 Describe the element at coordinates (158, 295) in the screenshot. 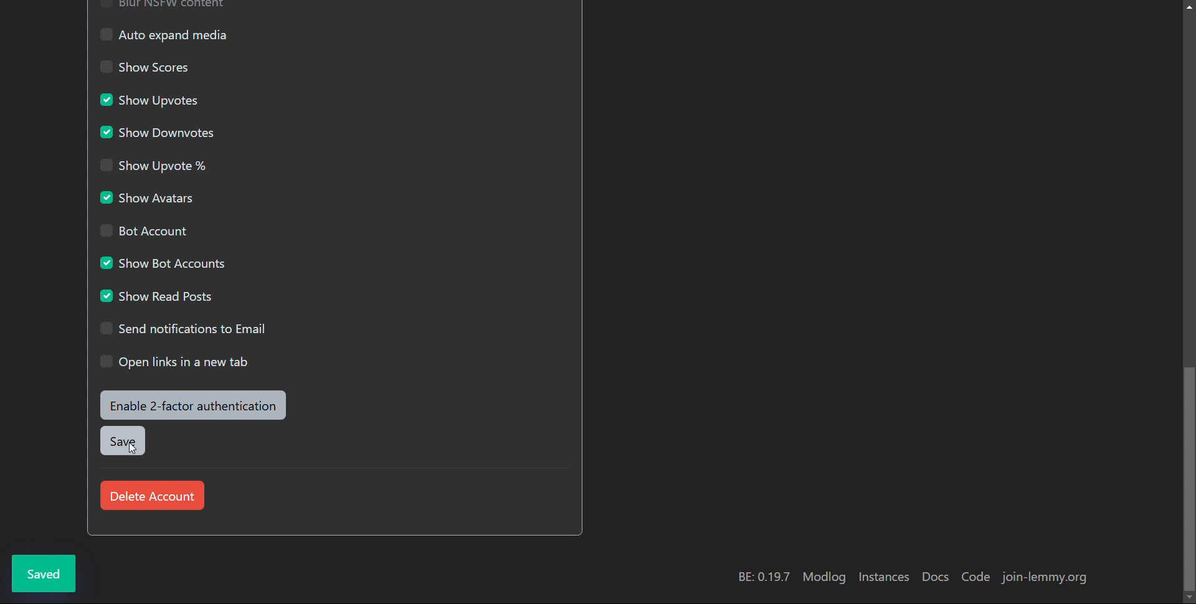

I see `show read posts` at that location.